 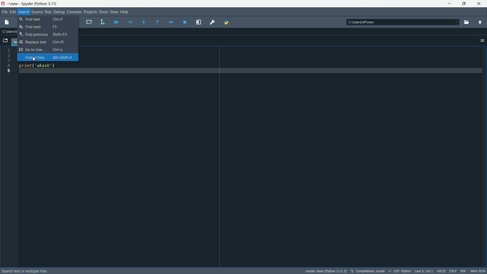 What do you see at coordinates (479, 271) in the screenshot?
I see `memory usage` at bounding box center [479, 271].